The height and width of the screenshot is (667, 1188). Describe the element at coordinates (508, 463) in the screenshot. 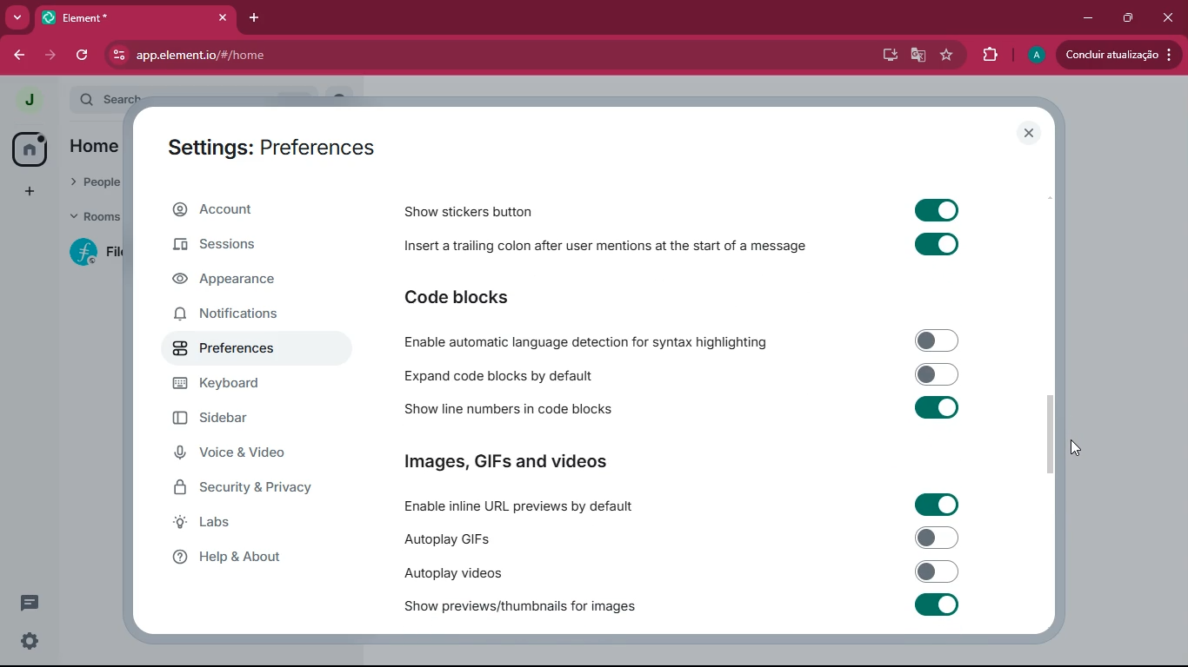

I see `images ` at that location.